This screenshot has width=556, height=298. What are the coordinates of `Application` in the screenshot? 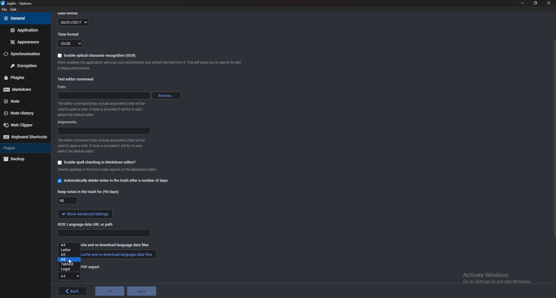 It's located at (25, 30).